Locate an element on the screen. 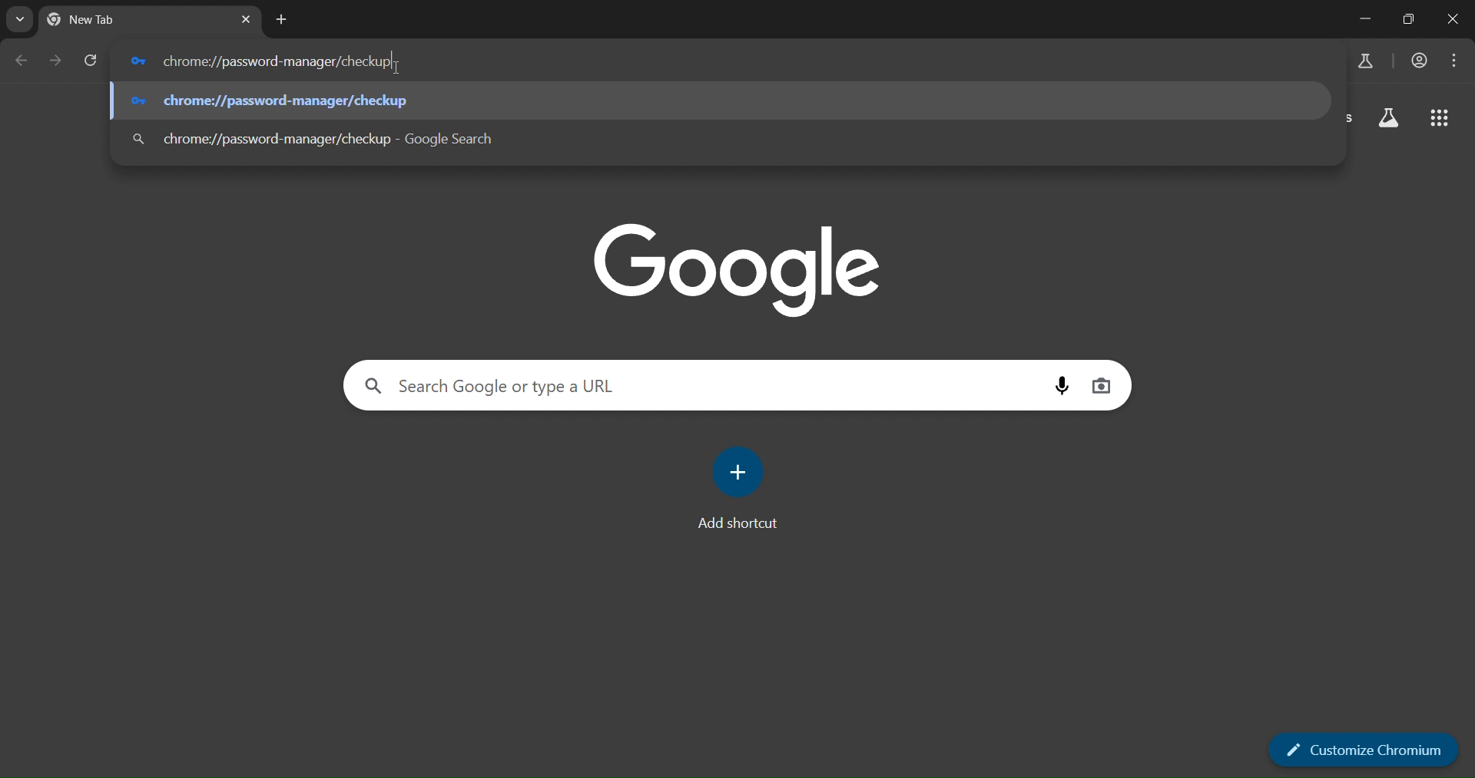  minimize is located at coordinates (1363, 17).